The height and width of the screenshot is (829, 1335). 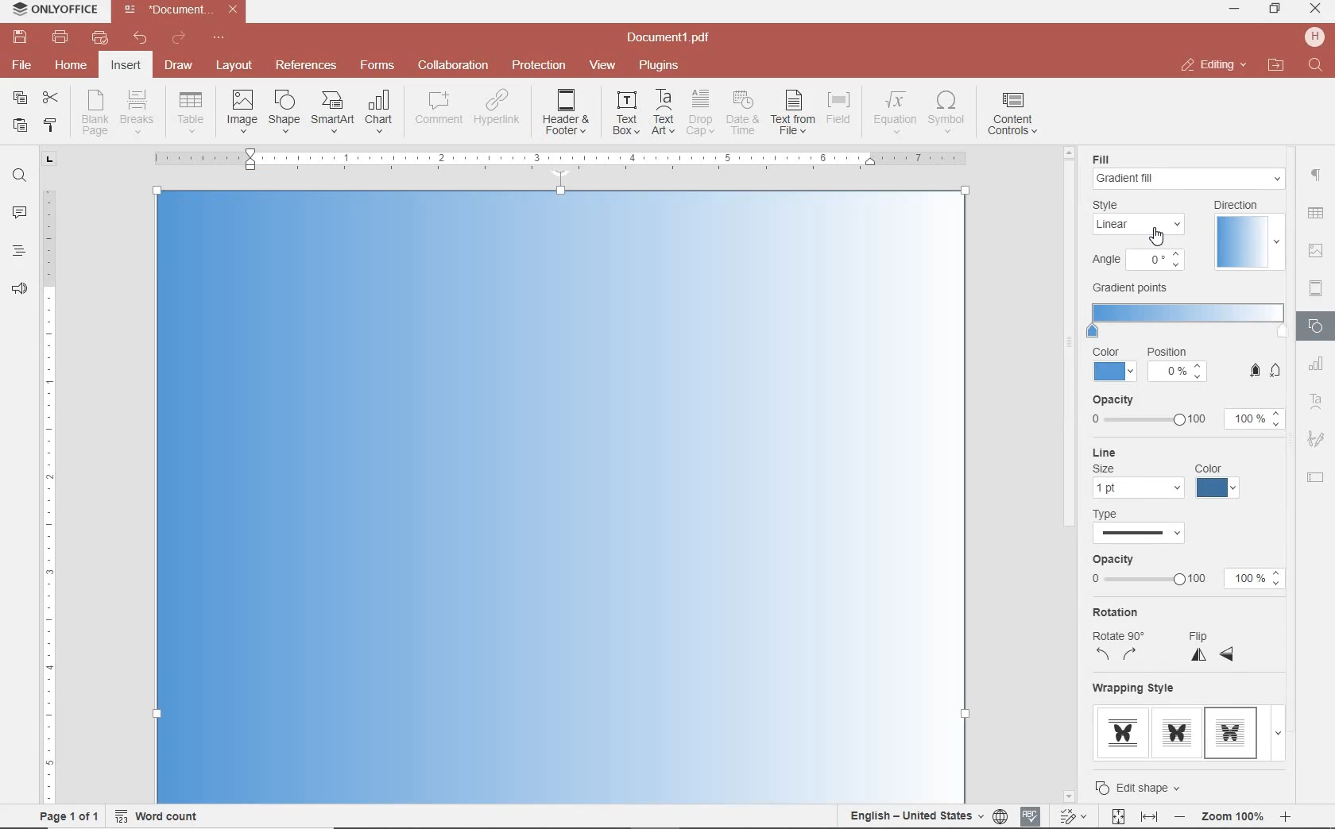 What do you see at coordinates (18, 37) in the screenshot?
I see `save` at bounding box center [18, 37].